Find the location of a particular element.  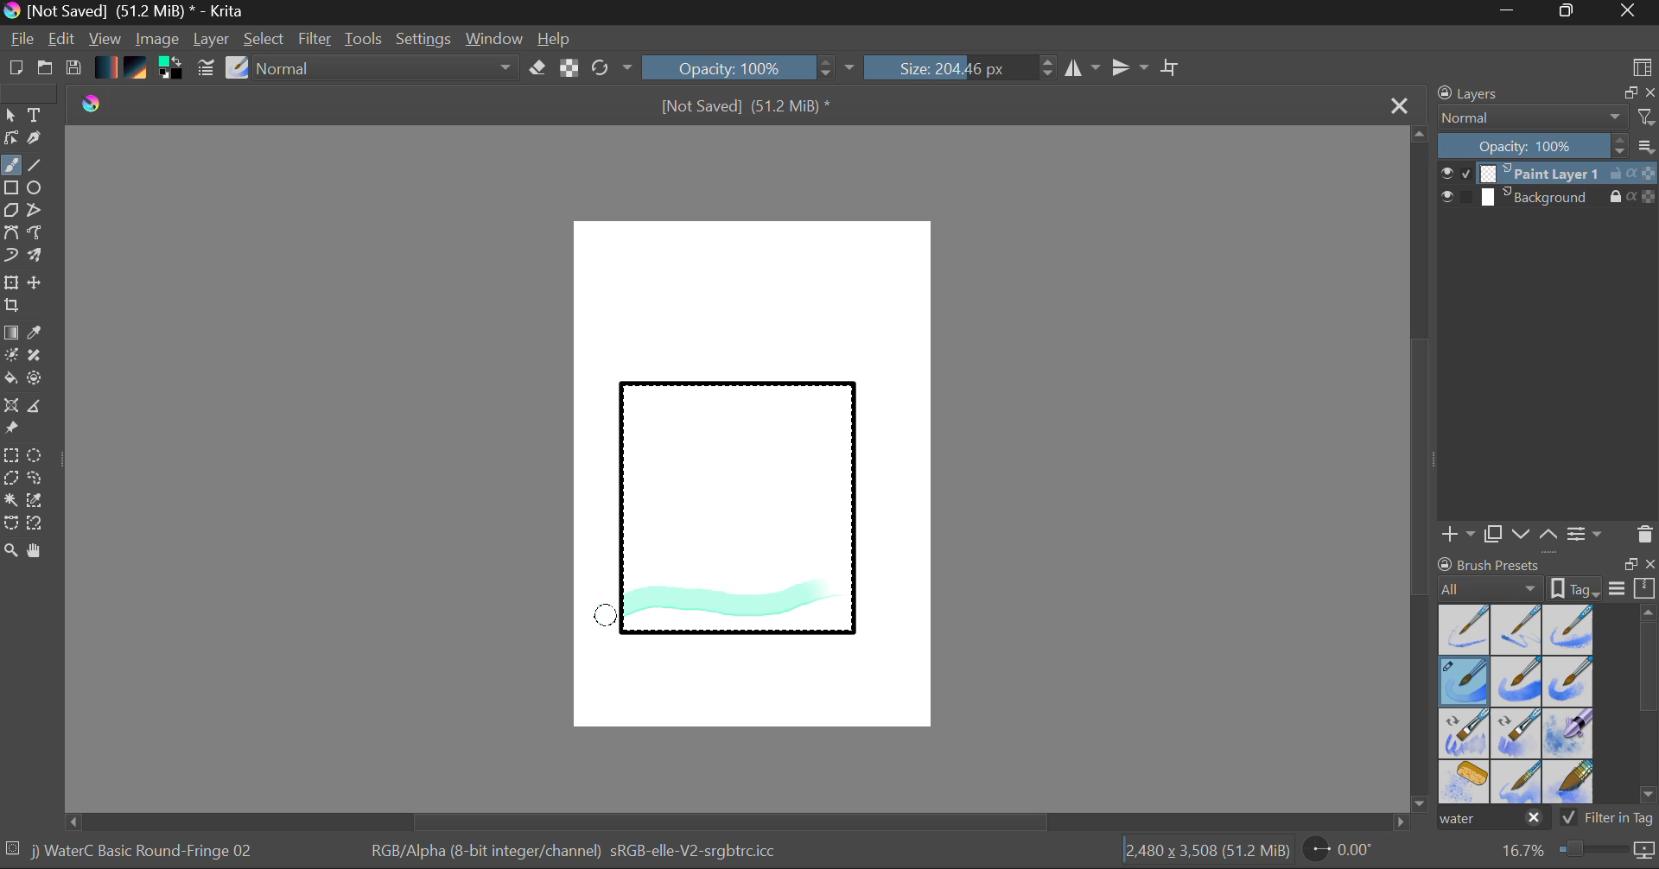

logo is located at coordinates (102, 104).